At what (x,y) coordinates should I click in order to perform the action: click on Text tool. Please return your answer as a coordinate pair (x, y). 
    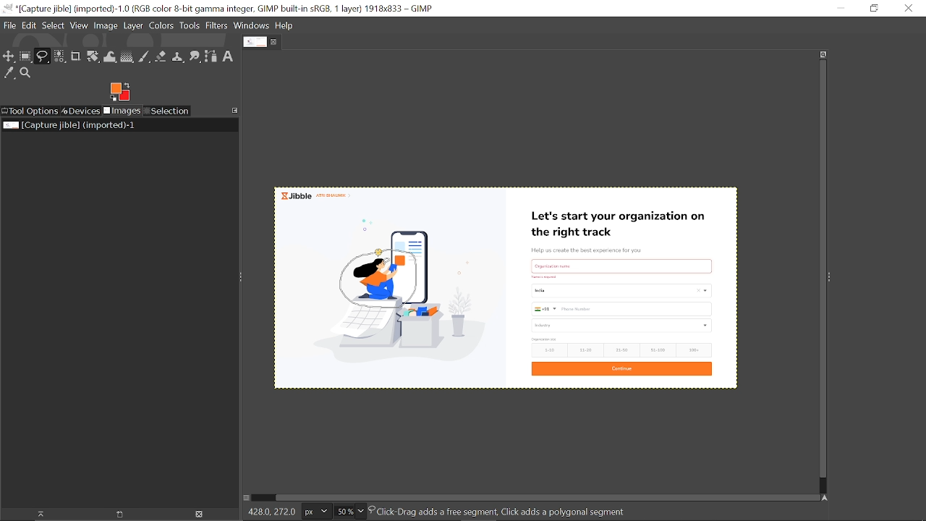
    Looking at the image, I should click on (229, 56).